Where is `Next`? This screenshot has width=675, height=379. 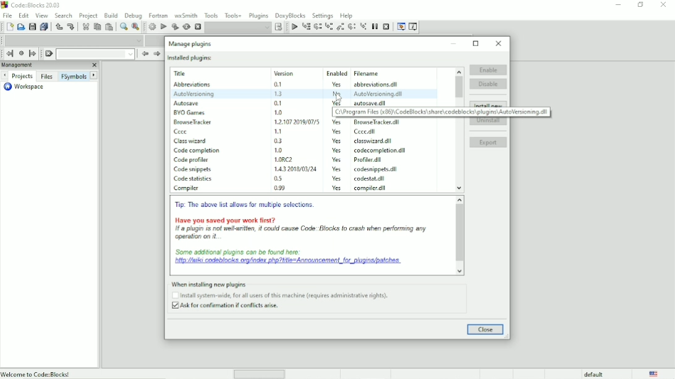
Next is located at coordinates (95, 75).